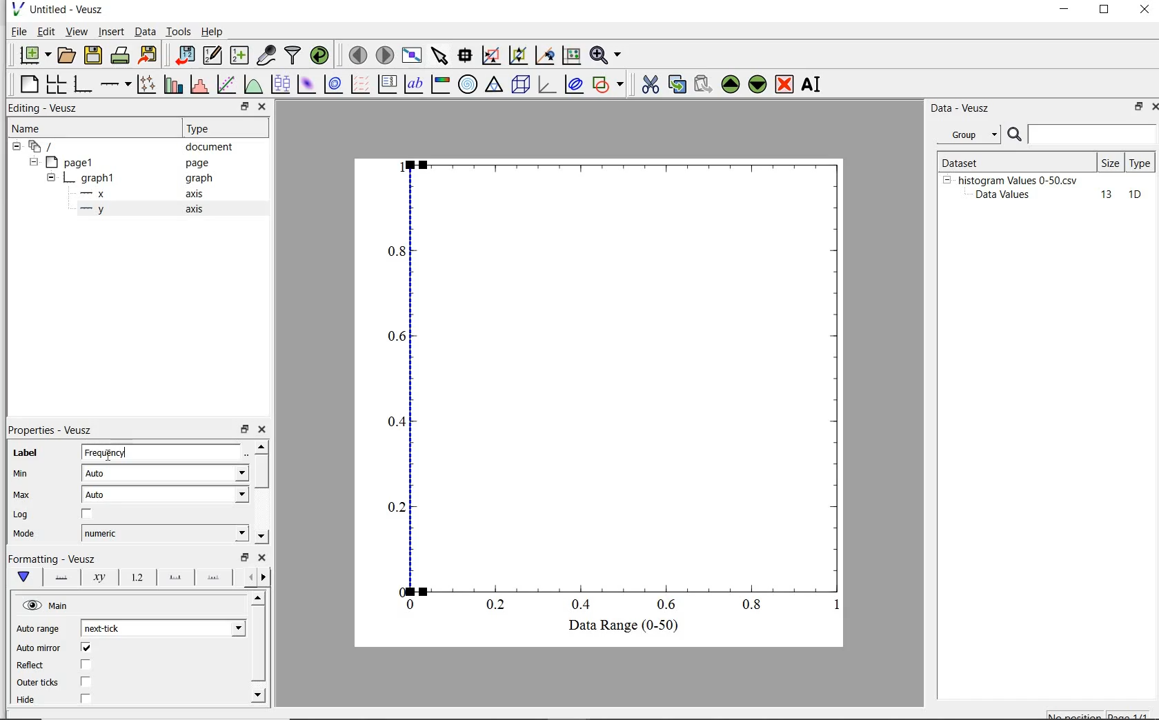 Image resolution: width=1159 pixels, height=720 pixels. I want to click on | Outer ticks, so click(39, 682).